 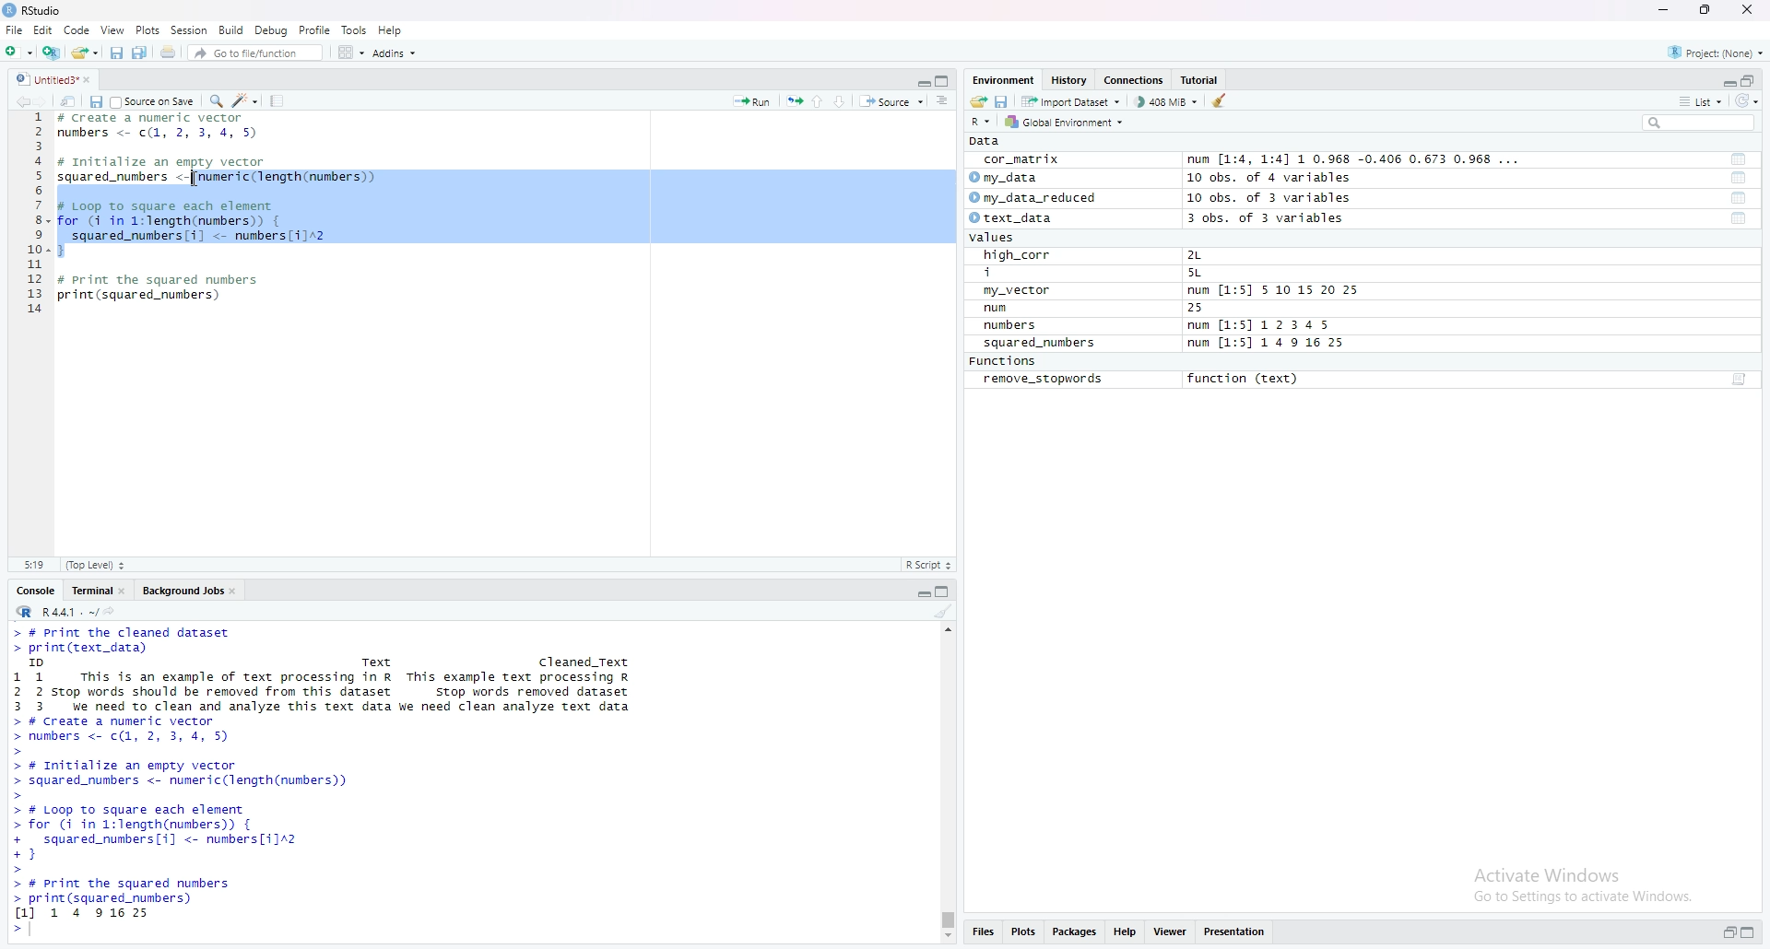 I want to click on Packages, so click(x=1076, y=933).